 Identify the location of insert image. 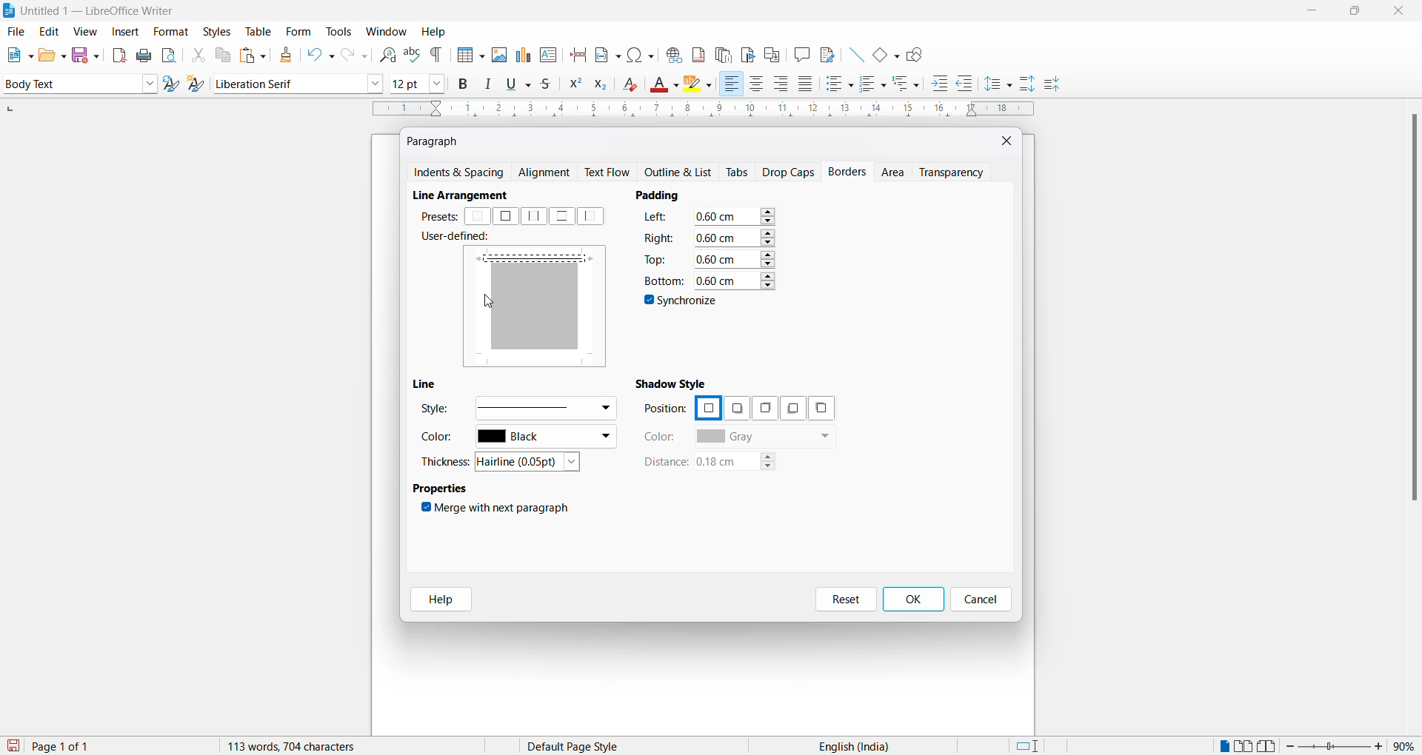
(467, 56).